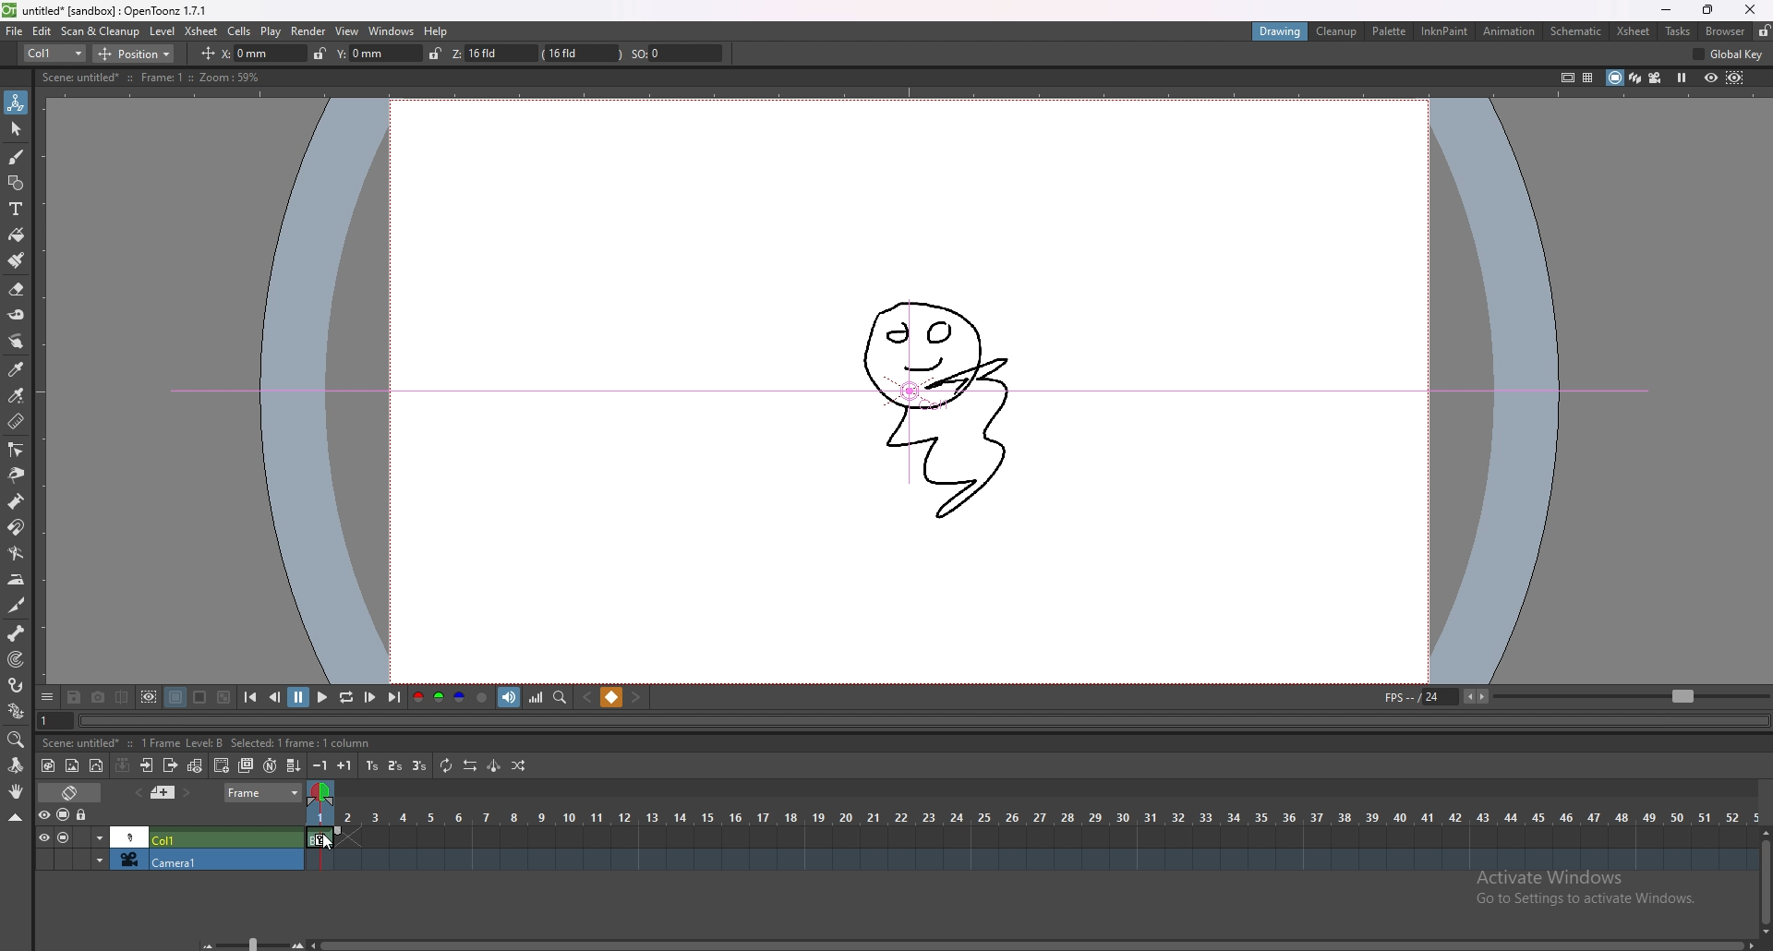  What do you see at coordinates (72, 766) in the screenshot?
I see `new raster level` at bounding box center [72, 766].